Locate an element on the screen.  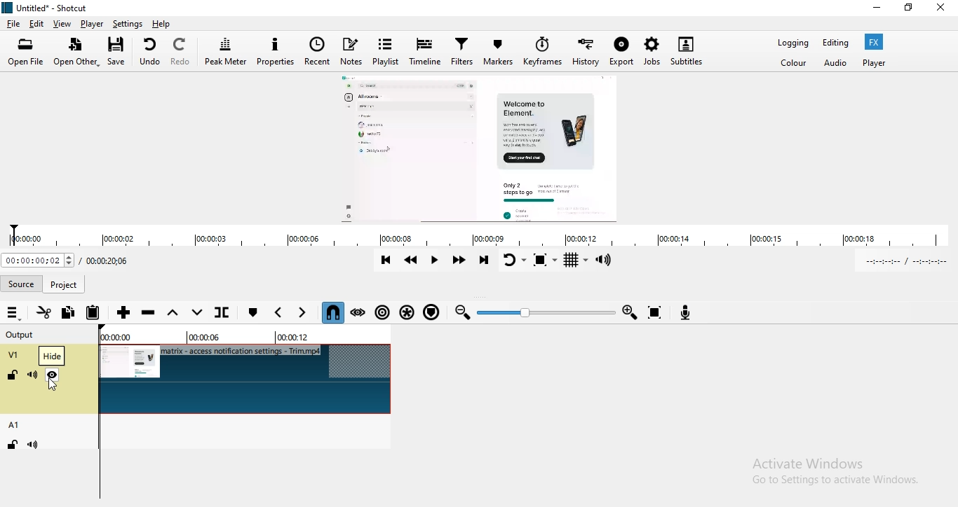
Properties is located at coordinates (276, 53).